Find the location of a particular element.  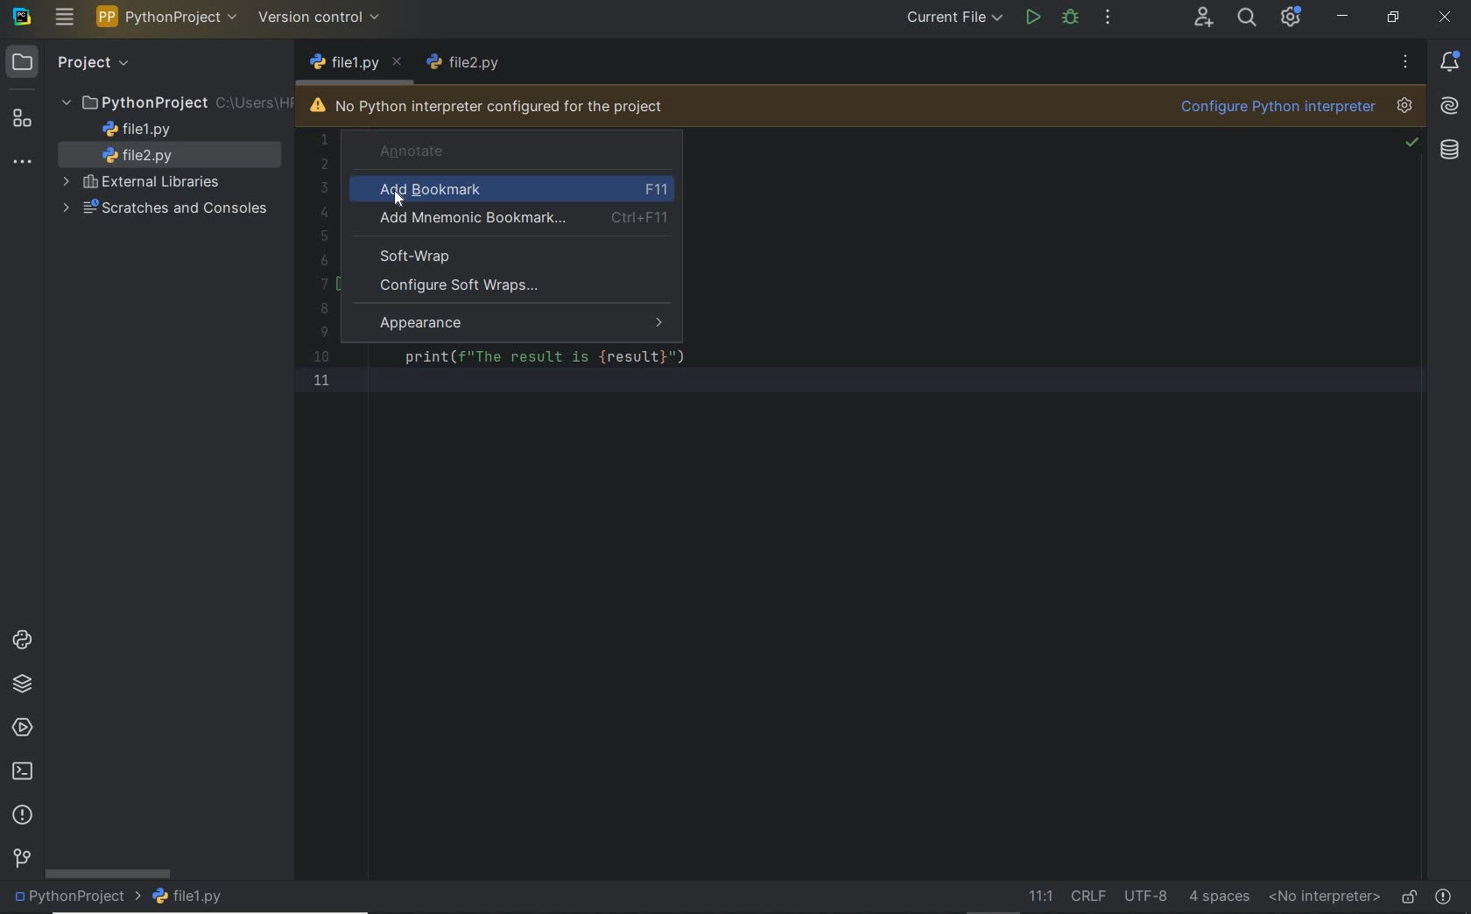

add mnemonic bookmark is located at coordinates (516, 220).